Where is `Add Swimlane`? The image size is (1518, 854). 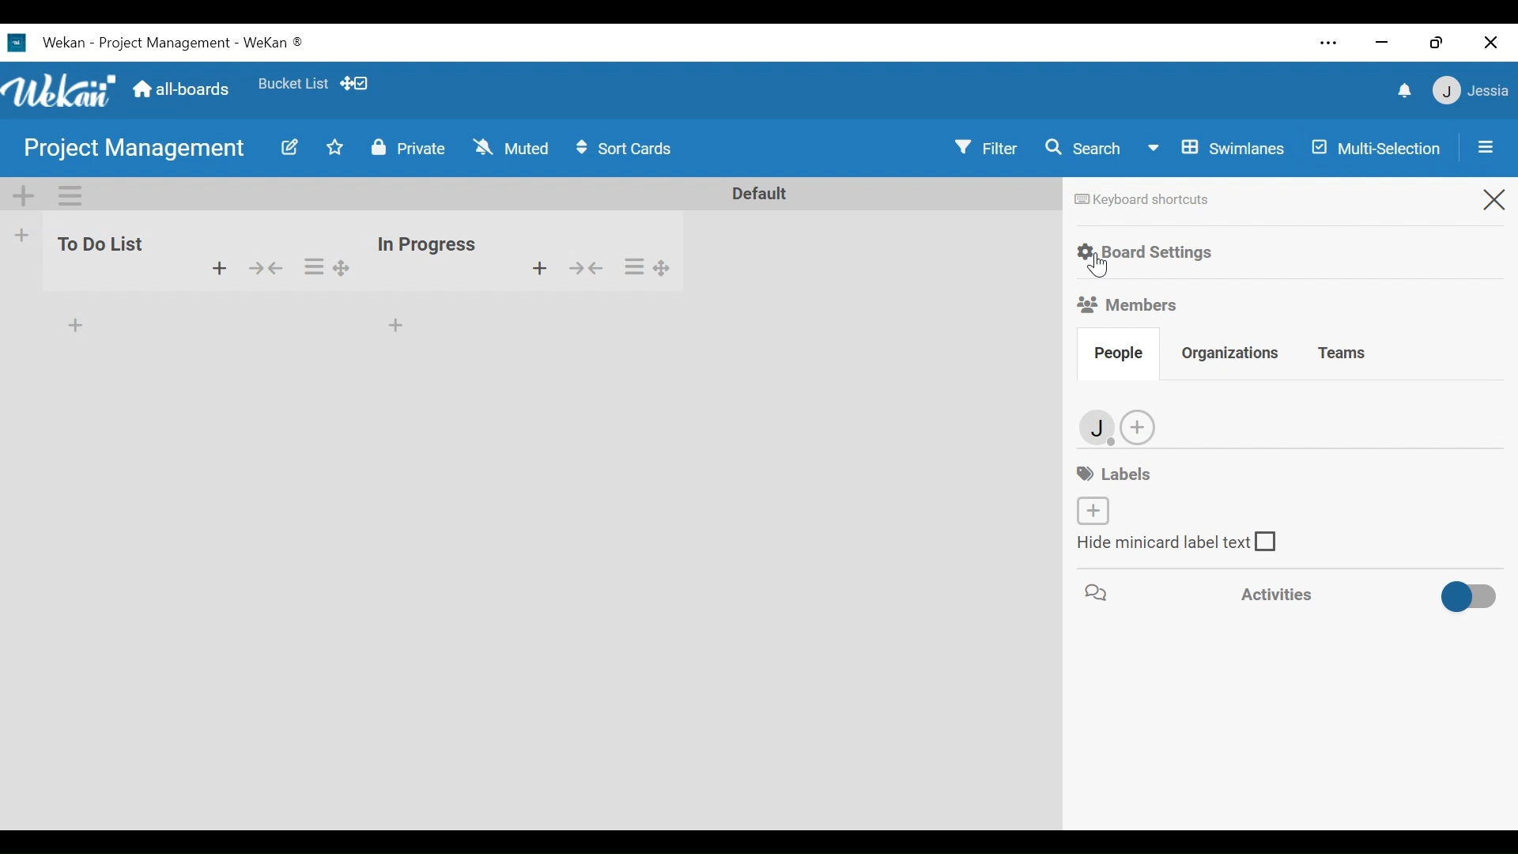
Add Swimlane is located at coordinates (25, 196).